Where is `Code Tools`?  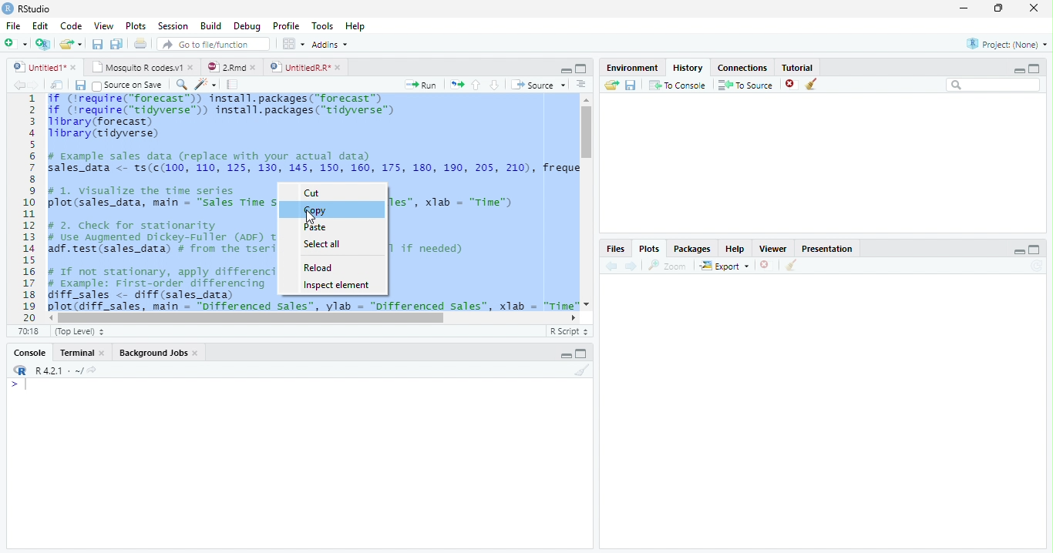 Code Tools is located at coordinates (203, 84).